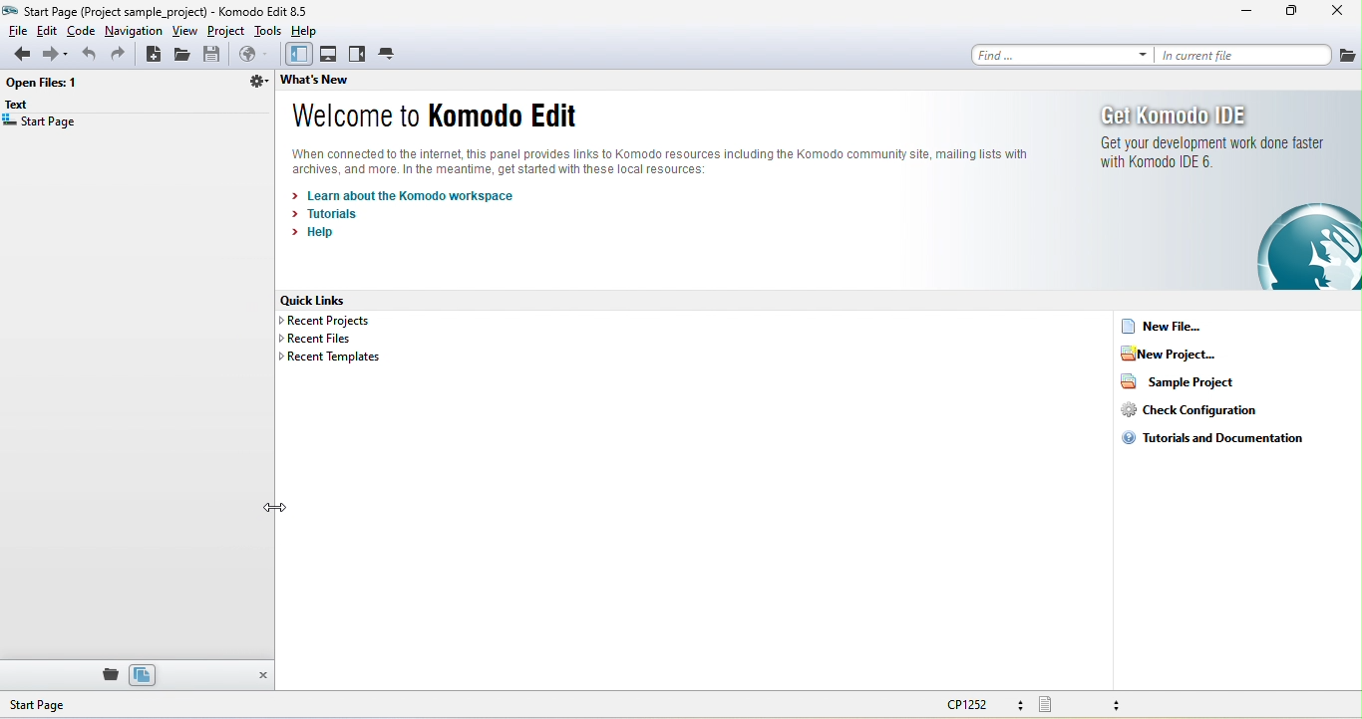  Describe the element at coordinates (1188, 326) in the screenshot. I see `new file` at that location.